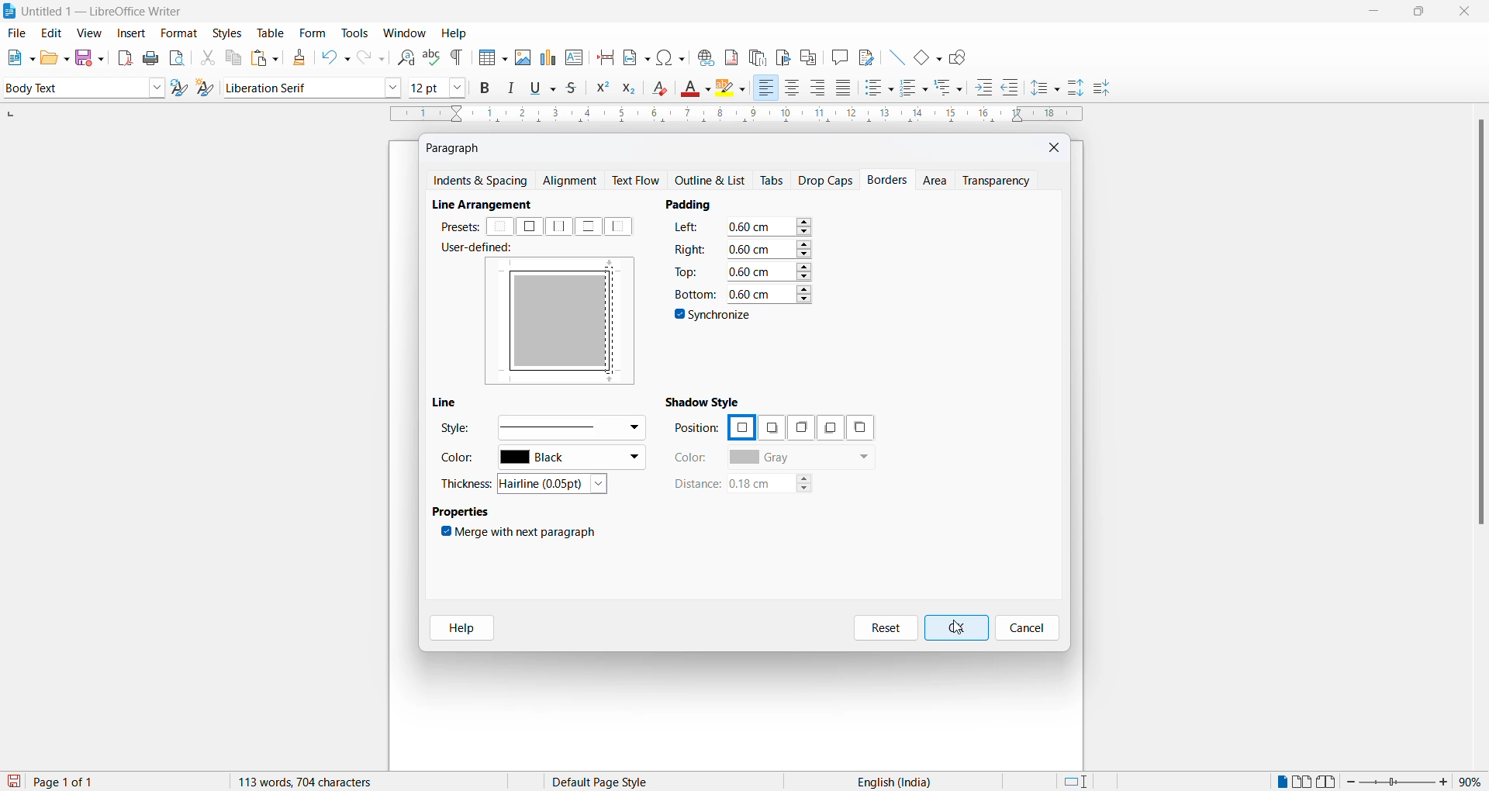  What do you see at coordinates (226, 32) in the screenshot?
I see `styles` at bounding box center [226, 32].